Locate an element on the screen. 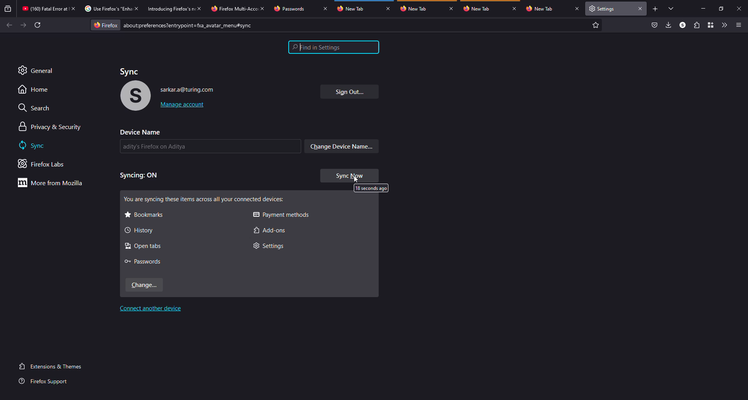 Image resolution: width=748 pixels, height=400 pixels. add is located at coordinates (654, 9).